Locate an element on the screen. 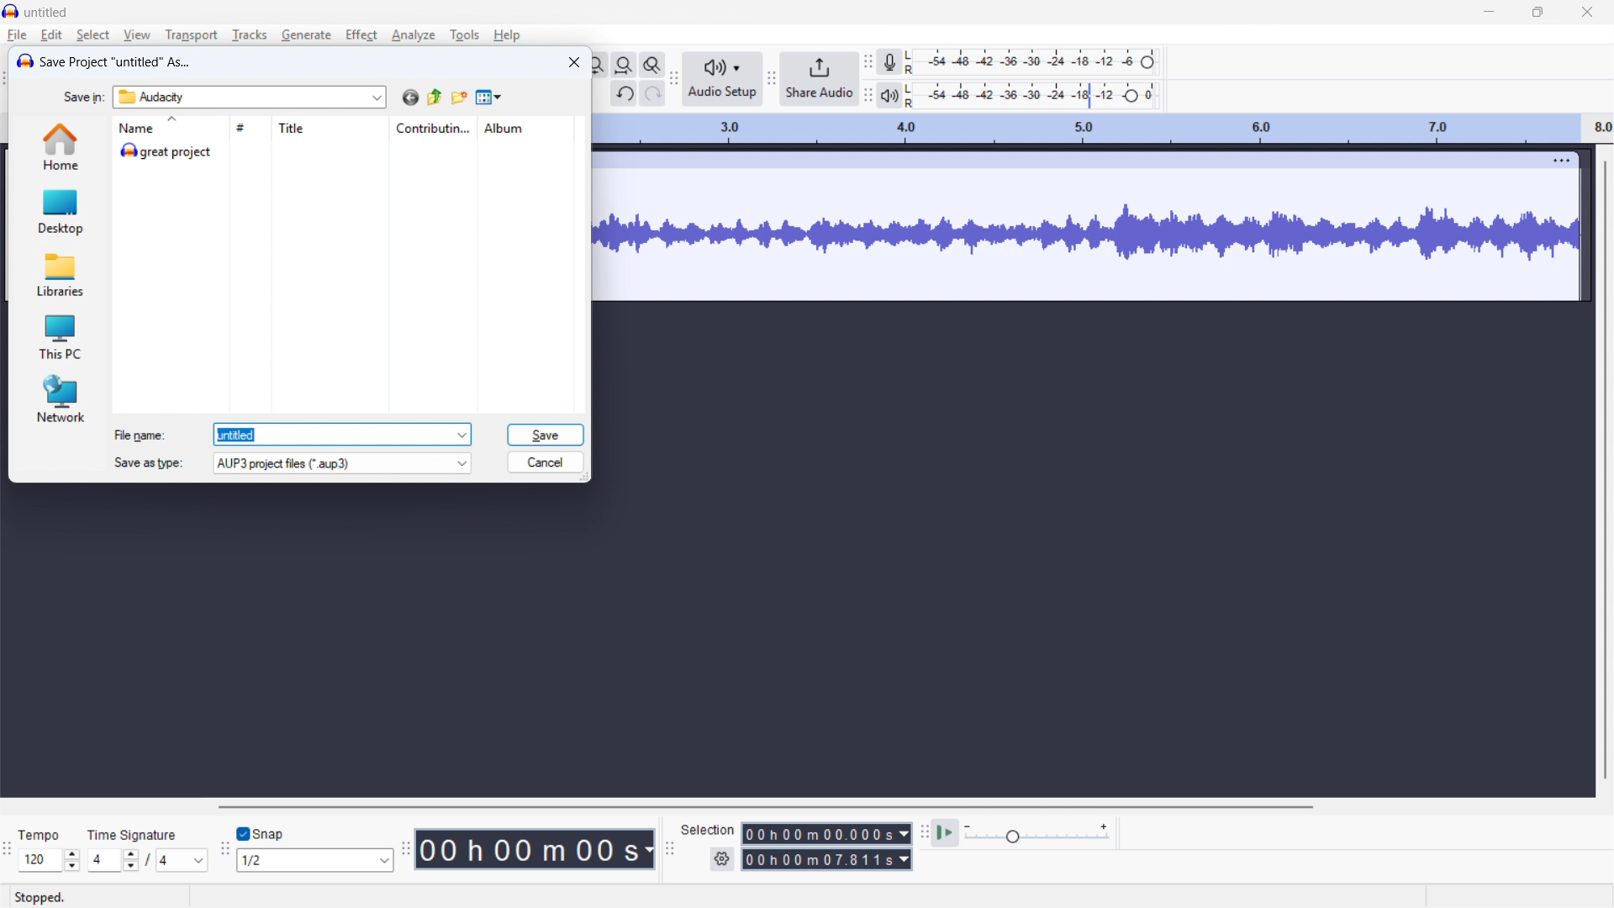 This screenshot has width=1614, height=908. timeline is located at coordinates (1104, 129).